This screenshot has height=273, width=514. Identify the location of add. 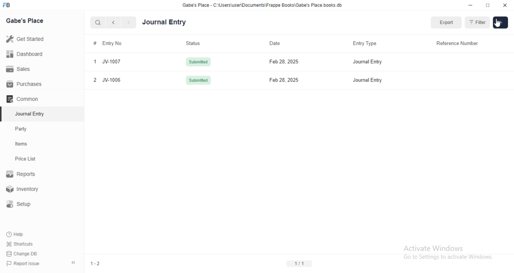
(500, 23).